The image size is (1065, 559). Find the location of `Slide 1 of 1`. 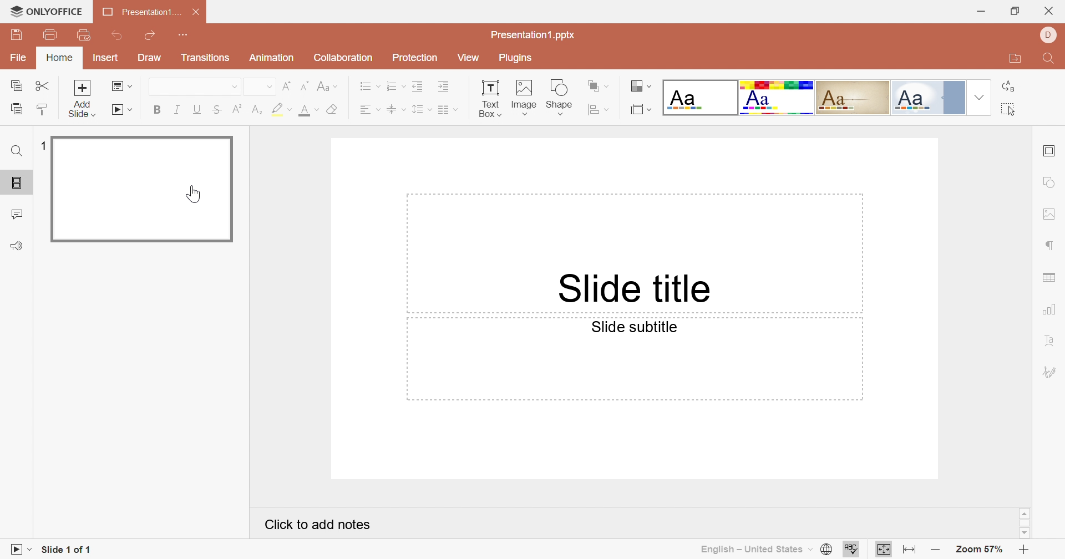

Slide 1 of 1 is located at coordinates (68, 550).